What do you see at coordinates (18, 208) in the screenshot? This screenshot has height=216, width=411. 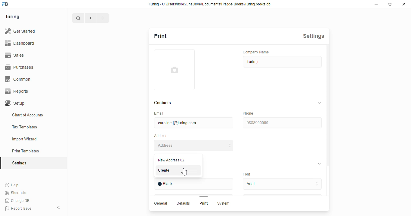 I see `report issue` at bounding box center [18, 208].